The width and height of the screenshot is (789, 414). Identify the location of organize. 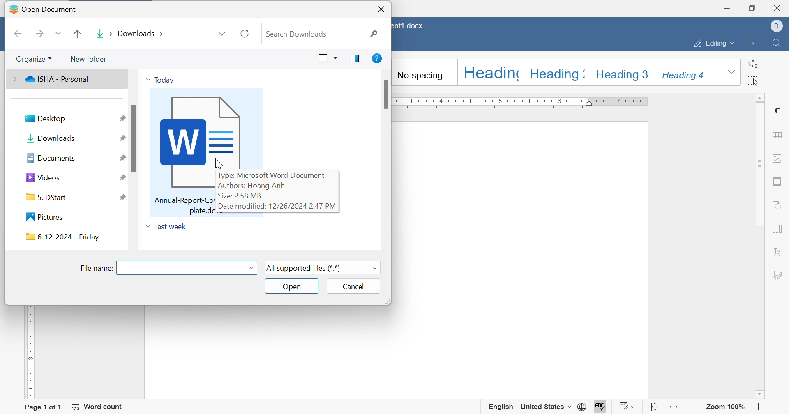
(34, 60).